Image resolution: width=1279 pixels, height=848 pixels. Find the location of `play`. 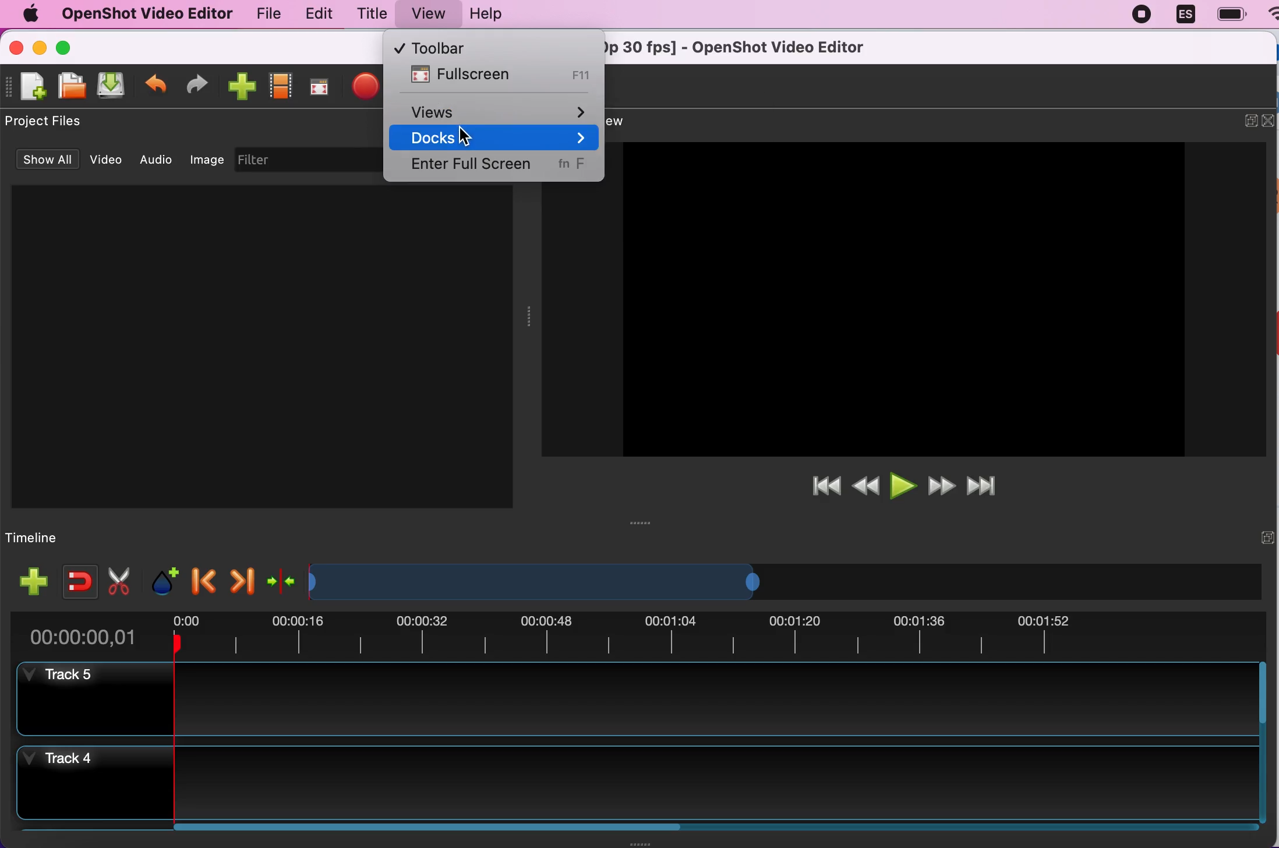

play is located at coordinates (904, 484).